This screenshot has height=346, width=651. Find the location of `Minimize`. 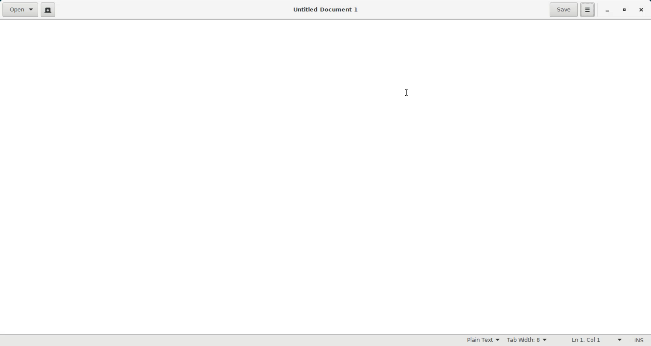

Minimize is located at coordinates (607, 11).